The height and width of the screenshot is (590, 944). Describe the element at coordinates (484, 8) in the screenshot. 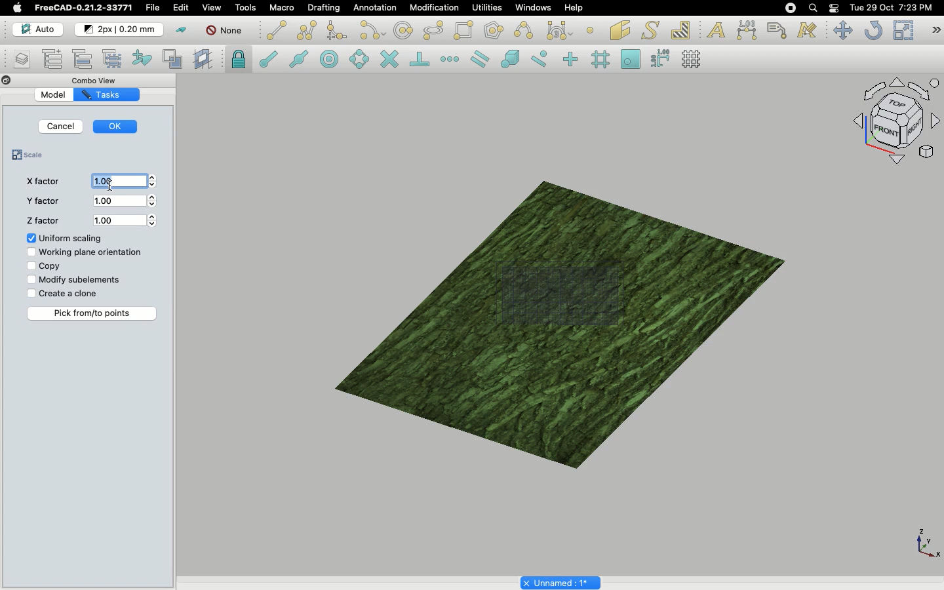

I see `Utilities` at that location.